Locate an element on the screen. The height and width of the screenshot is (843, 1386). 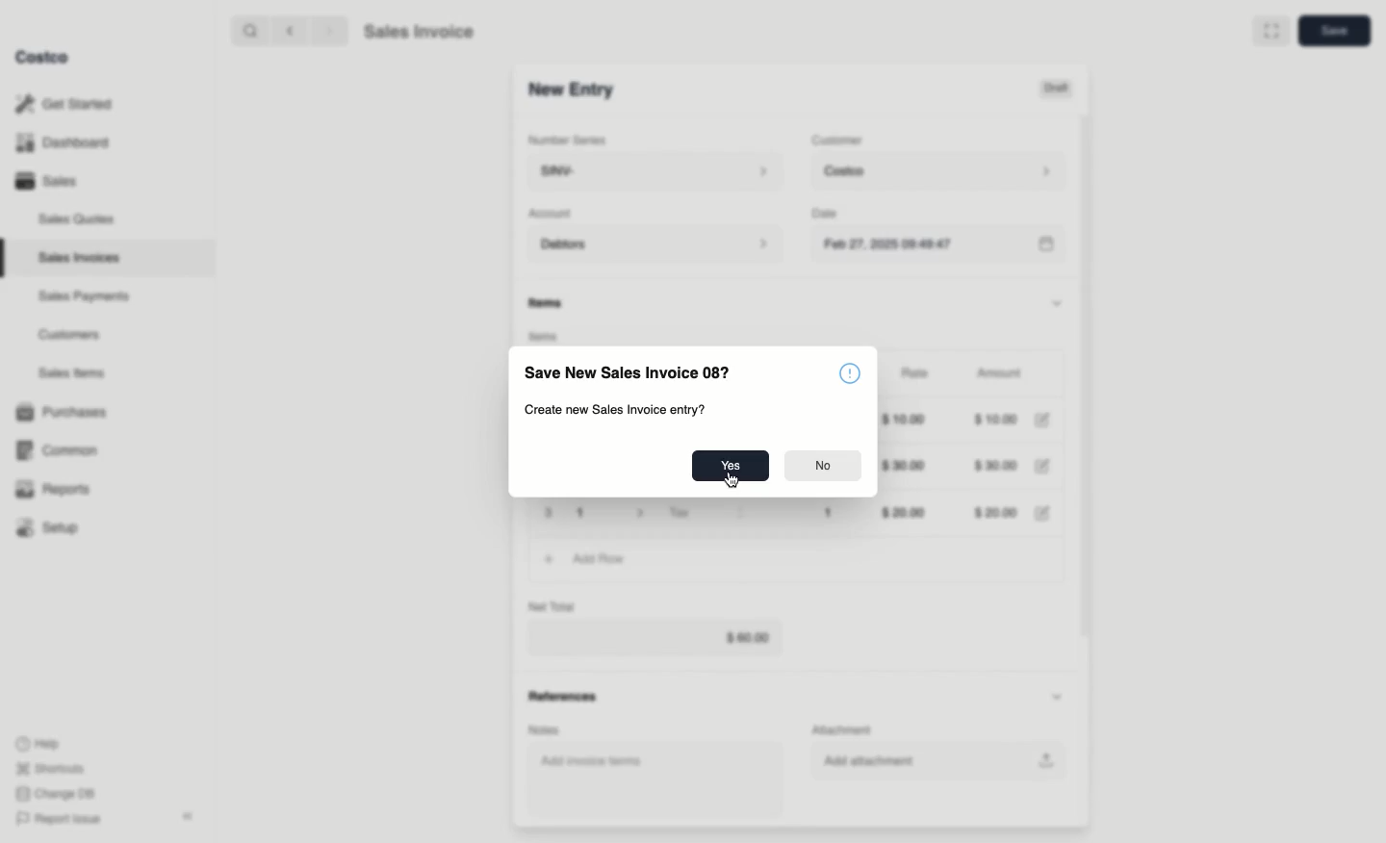
No is located at coordinates (820, 463).